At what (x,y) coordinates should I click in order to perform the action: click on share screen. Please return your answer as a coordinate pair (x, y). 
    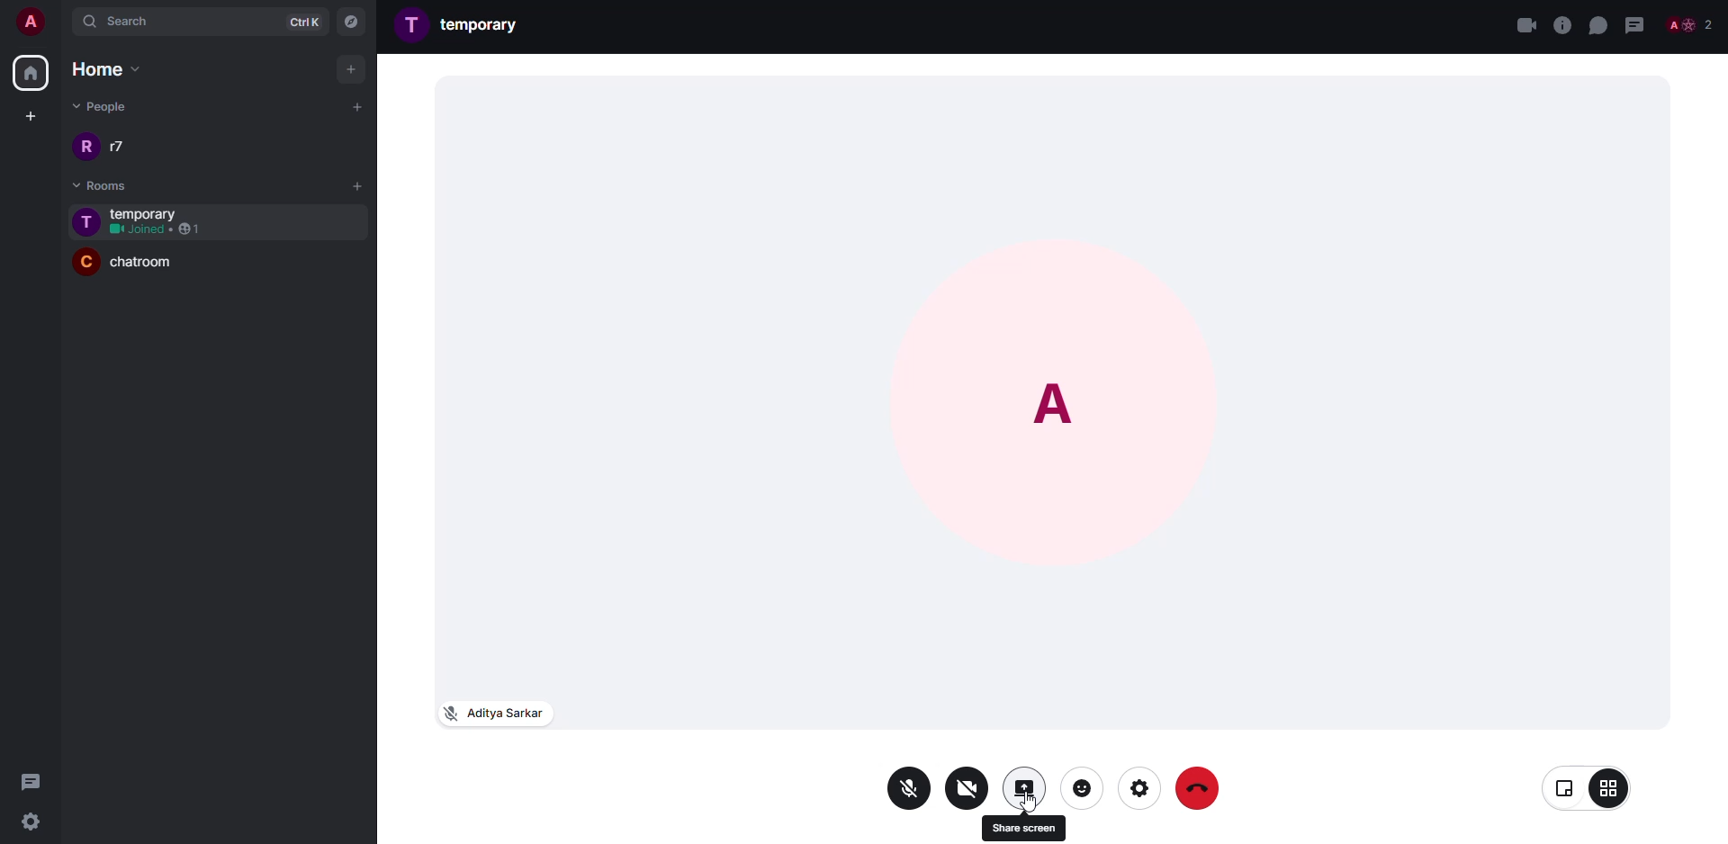
    Looking at the image, I should click on (1023, 787).